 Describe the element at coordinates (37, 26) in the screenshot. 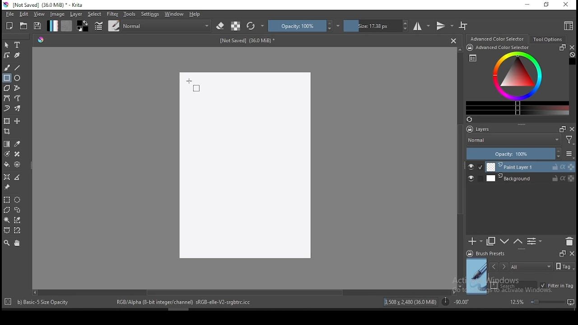

I see `save` at that location.